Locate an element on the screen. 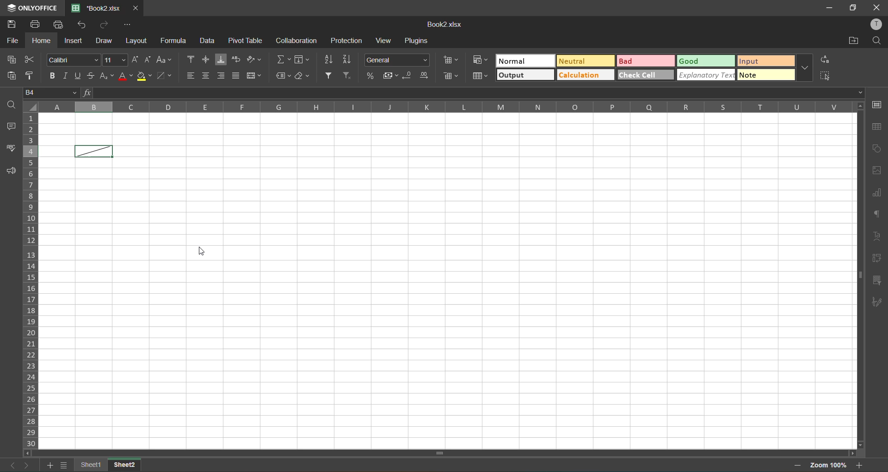 The image size is (888, 472). add sheet is located at coordinates (52, 466).